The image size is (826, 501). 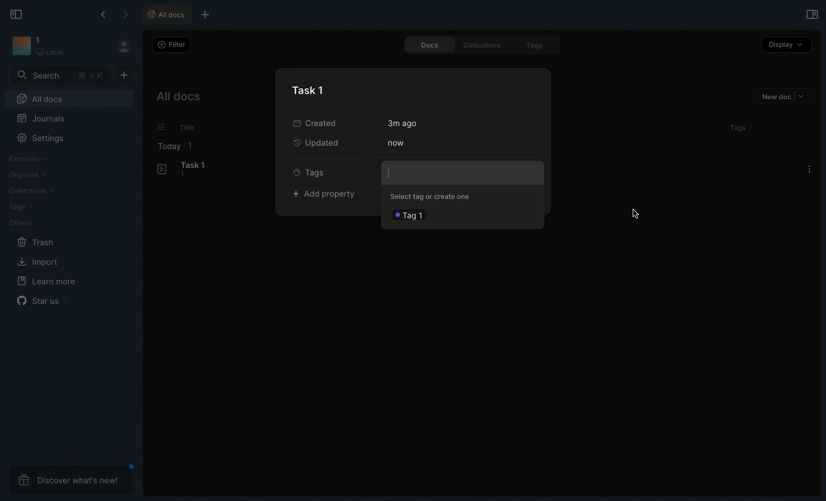 I want to click on Collections, so click(x=31, y=192).